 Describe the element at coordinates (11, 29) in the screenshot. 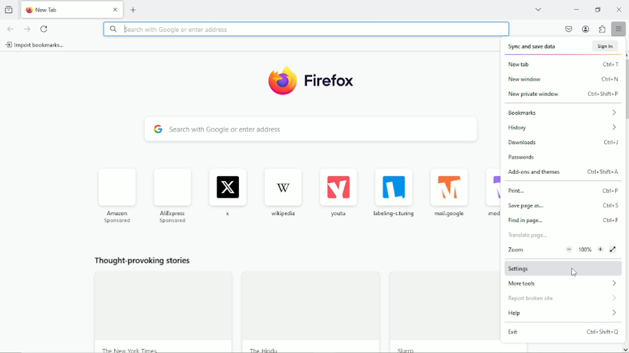

I see `go back` at that location.